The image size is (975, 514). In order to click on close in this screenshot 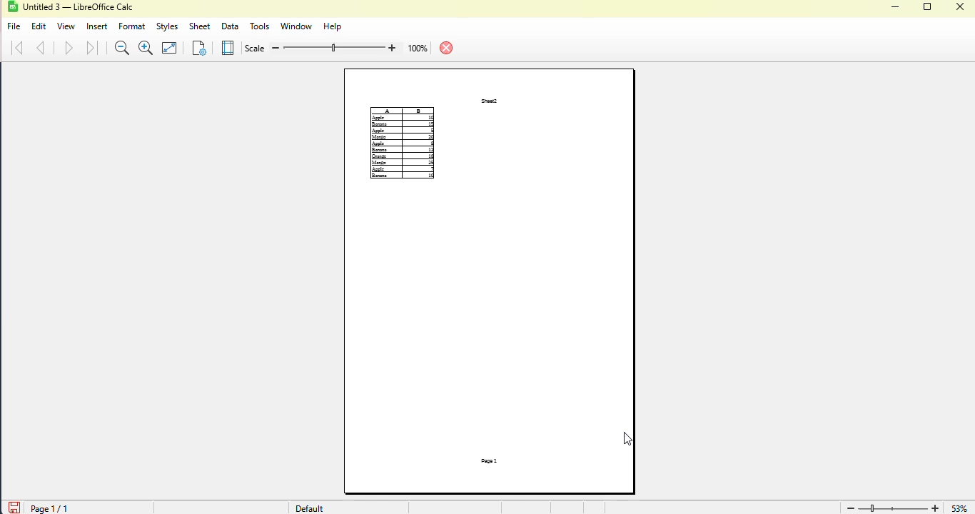, I will do `click(961, 6)`.